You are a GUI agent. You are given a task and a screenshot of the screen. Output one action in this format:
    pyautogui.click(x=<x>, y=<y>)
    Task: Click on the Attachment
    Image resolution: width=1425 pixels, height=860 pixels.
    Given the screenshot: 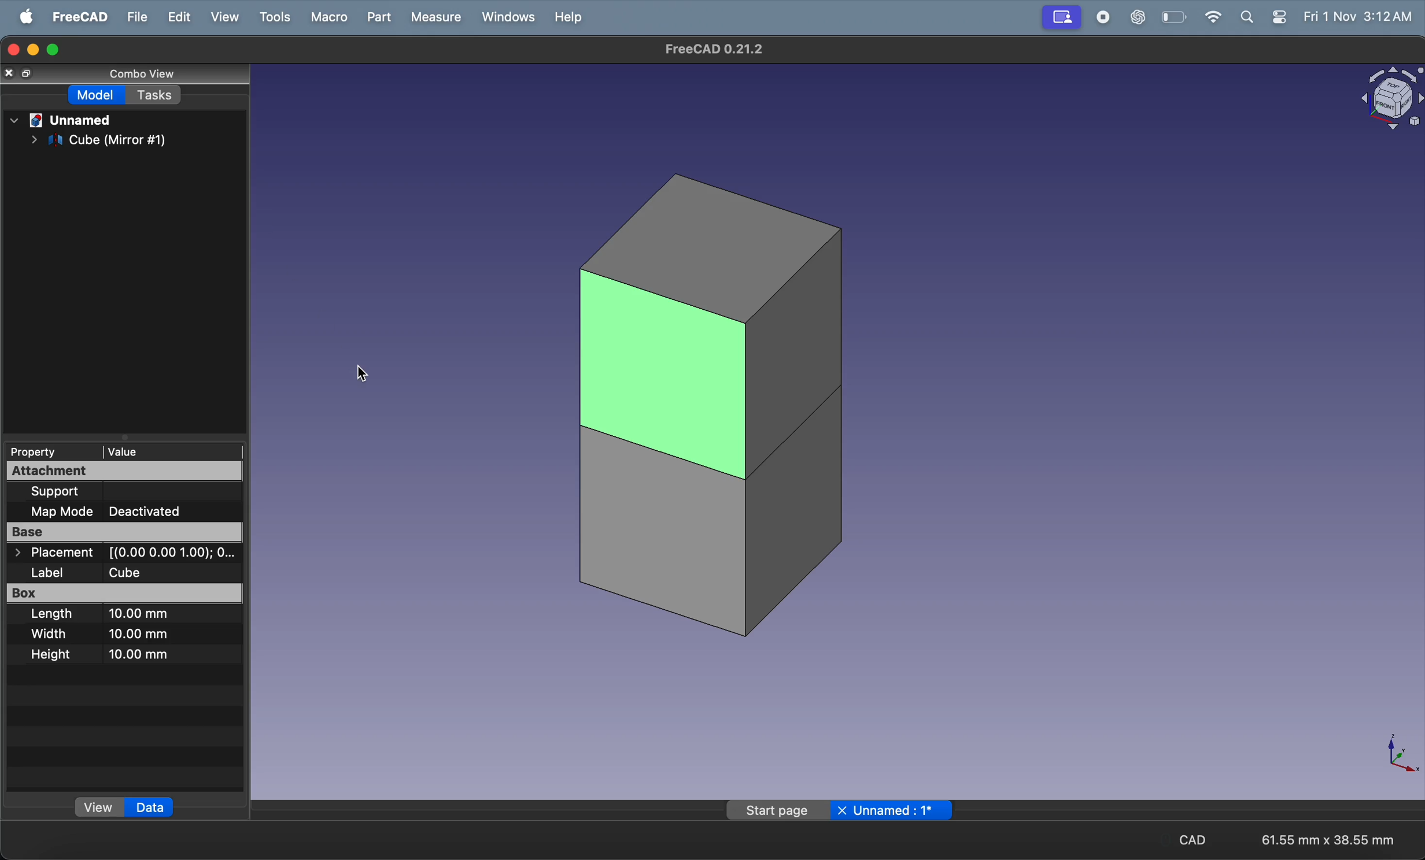 What is the action you would take?
    pyautogui.click(x=123, y=471)
    